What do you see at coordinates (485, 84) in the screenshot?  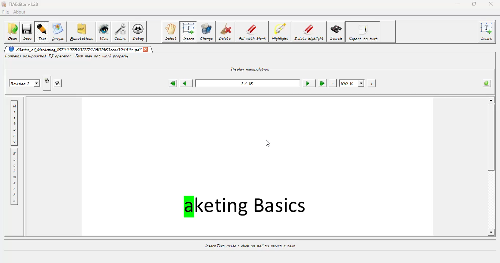 I see `info about the pdf` at bounding box center [485, 84].